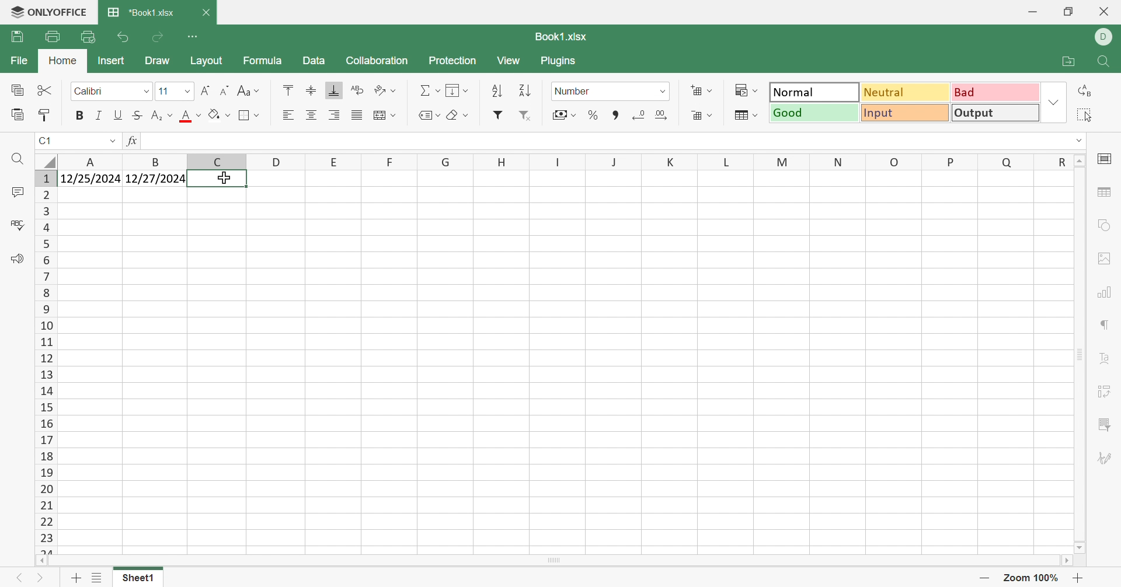  What do you see at coordinates (20, 61) in the screenshot?
I see `File` at bounding box center [20, 61].